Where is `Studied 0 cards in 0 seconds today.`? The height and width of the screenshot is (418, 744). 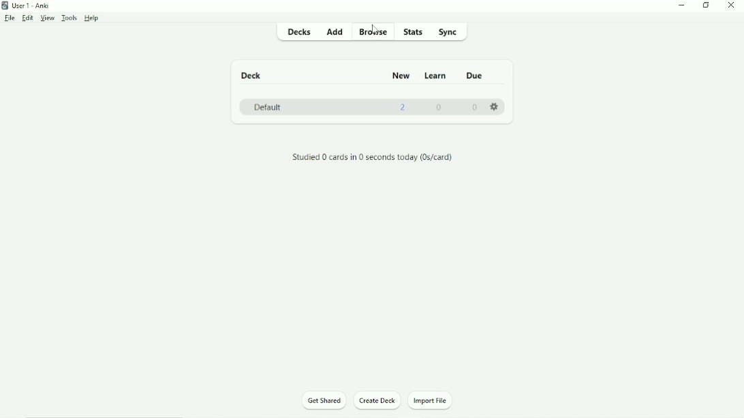 Studied 0 cards in 0 seconds today. is located at coordinates (374, 157).